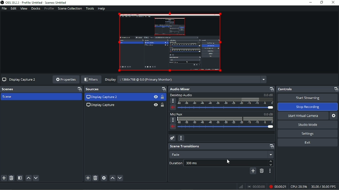 This screenshot has width=339, height=190. I want to click on Scene transitions, so click(222, 146).